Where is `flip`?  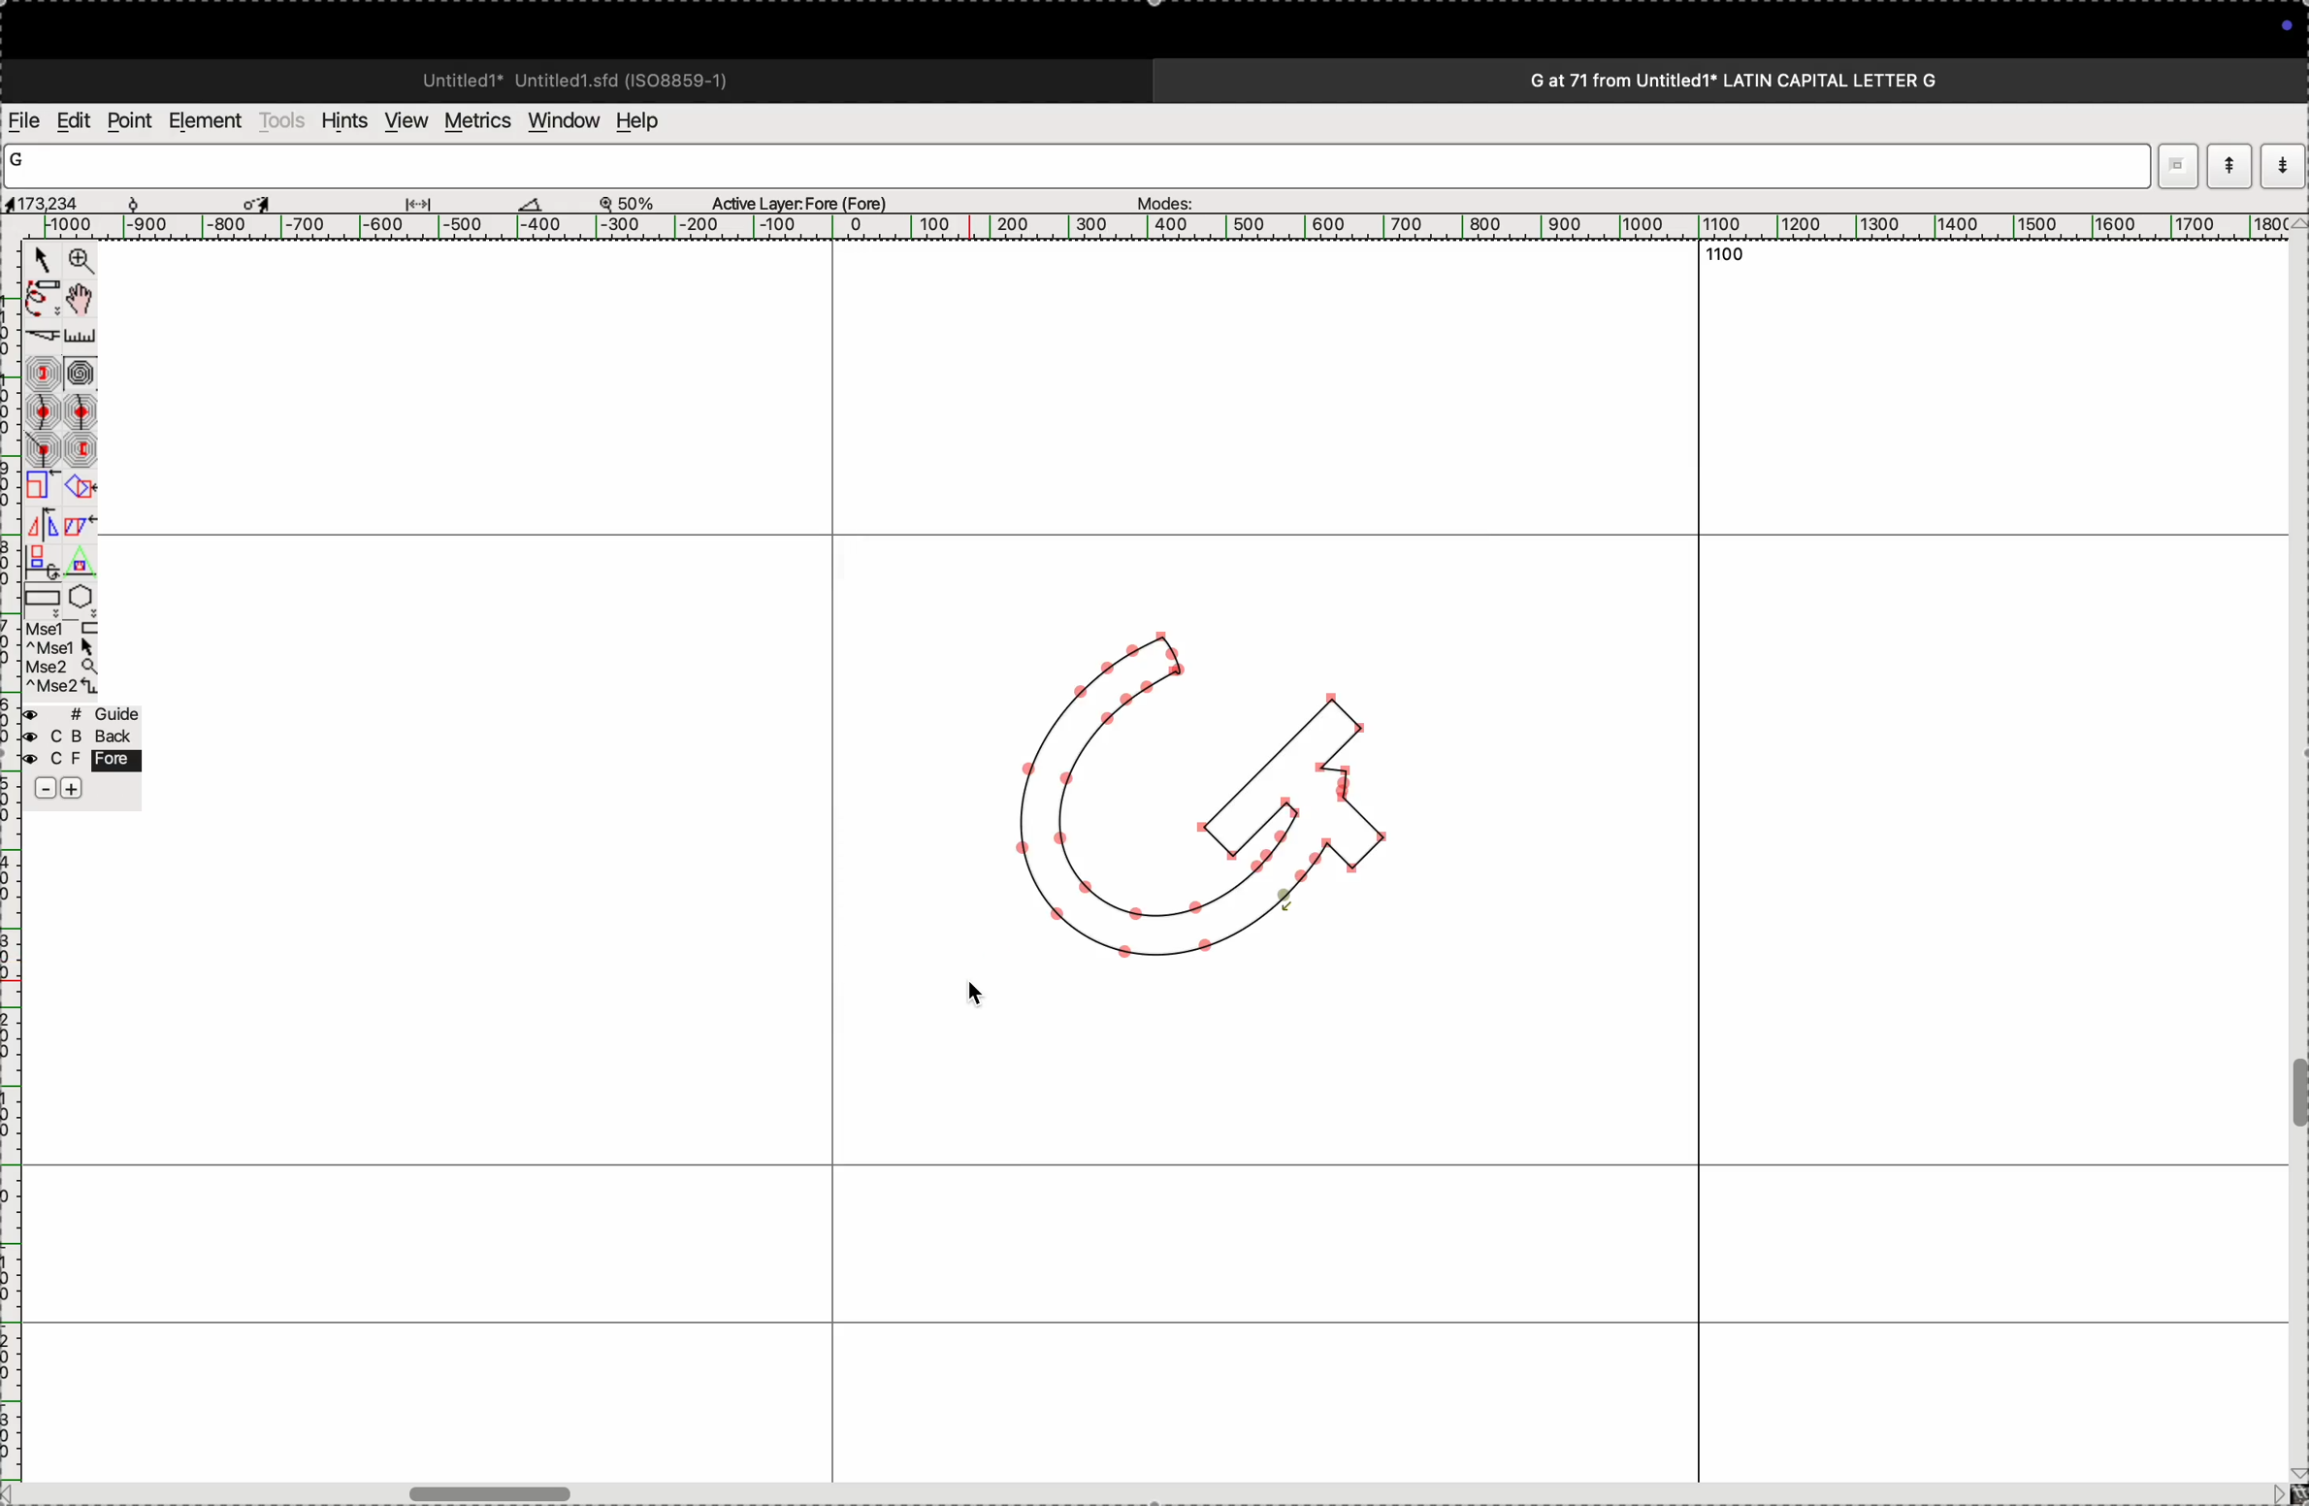
flip is located at coordinates (43, 525).